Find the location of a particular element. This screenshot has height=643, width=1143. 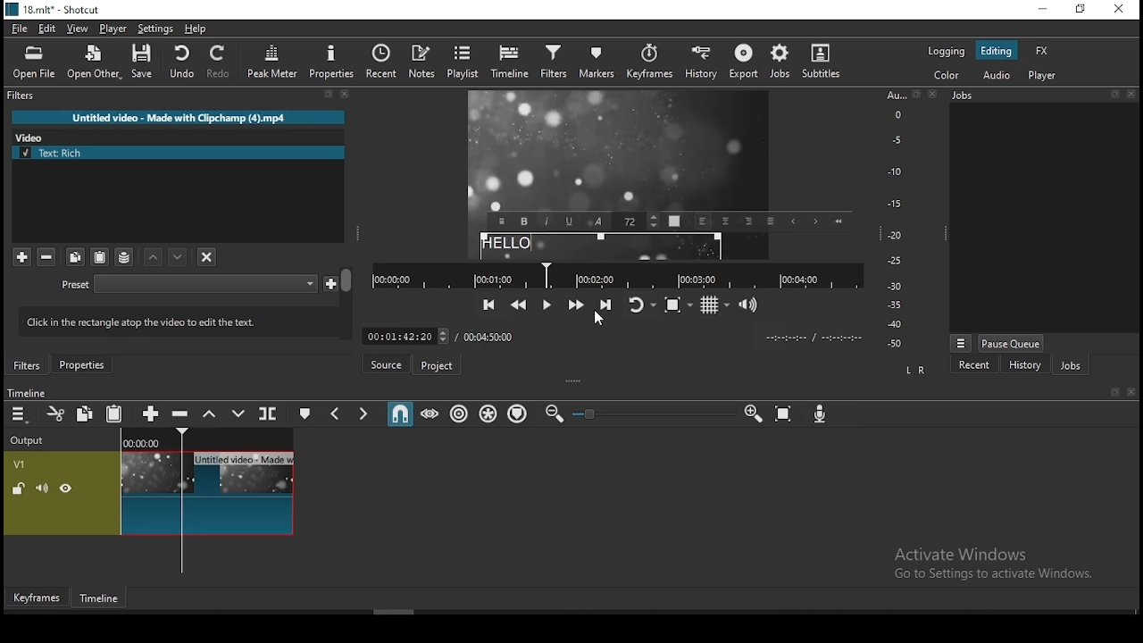

Left align is located at coordinates (704, 221).